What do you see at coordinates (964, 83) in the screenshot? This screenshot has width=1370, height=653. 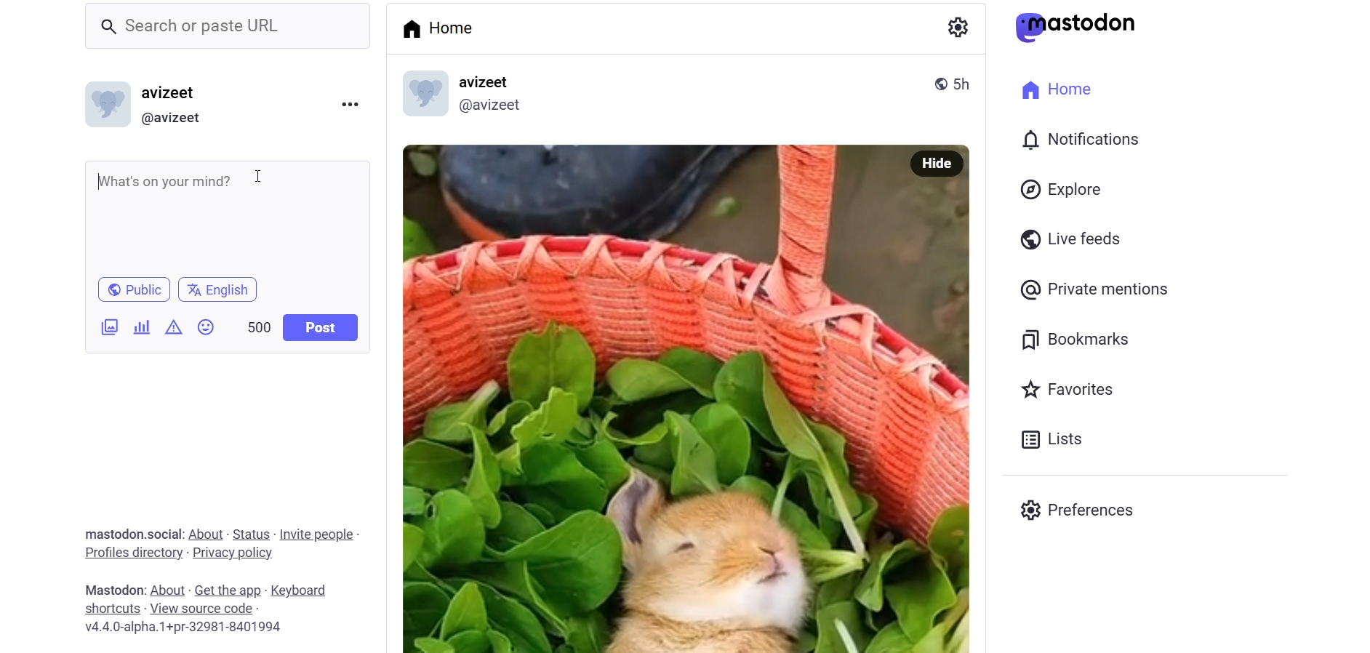 I see `last modified` at bounding box center [964, 83].